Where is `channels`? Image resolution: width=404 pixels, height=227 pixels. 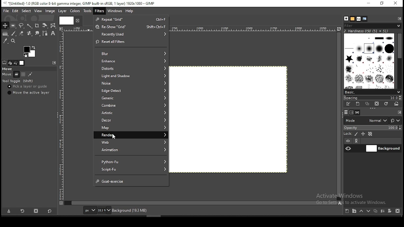 channels is located at coordinates (352, 113).